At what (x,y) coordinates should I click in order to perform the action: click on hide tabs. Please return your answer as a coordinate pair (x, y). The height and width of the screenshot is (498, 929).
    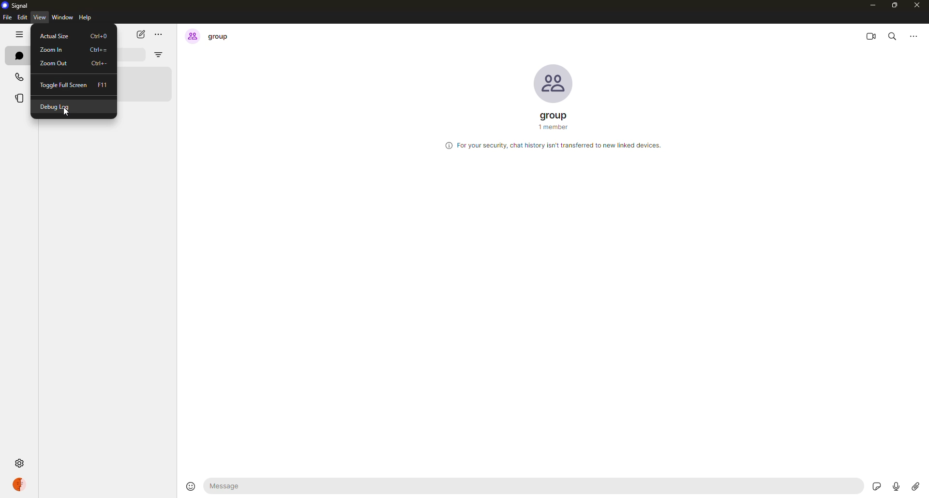
    Looking at the image, I should click on (20, 35).